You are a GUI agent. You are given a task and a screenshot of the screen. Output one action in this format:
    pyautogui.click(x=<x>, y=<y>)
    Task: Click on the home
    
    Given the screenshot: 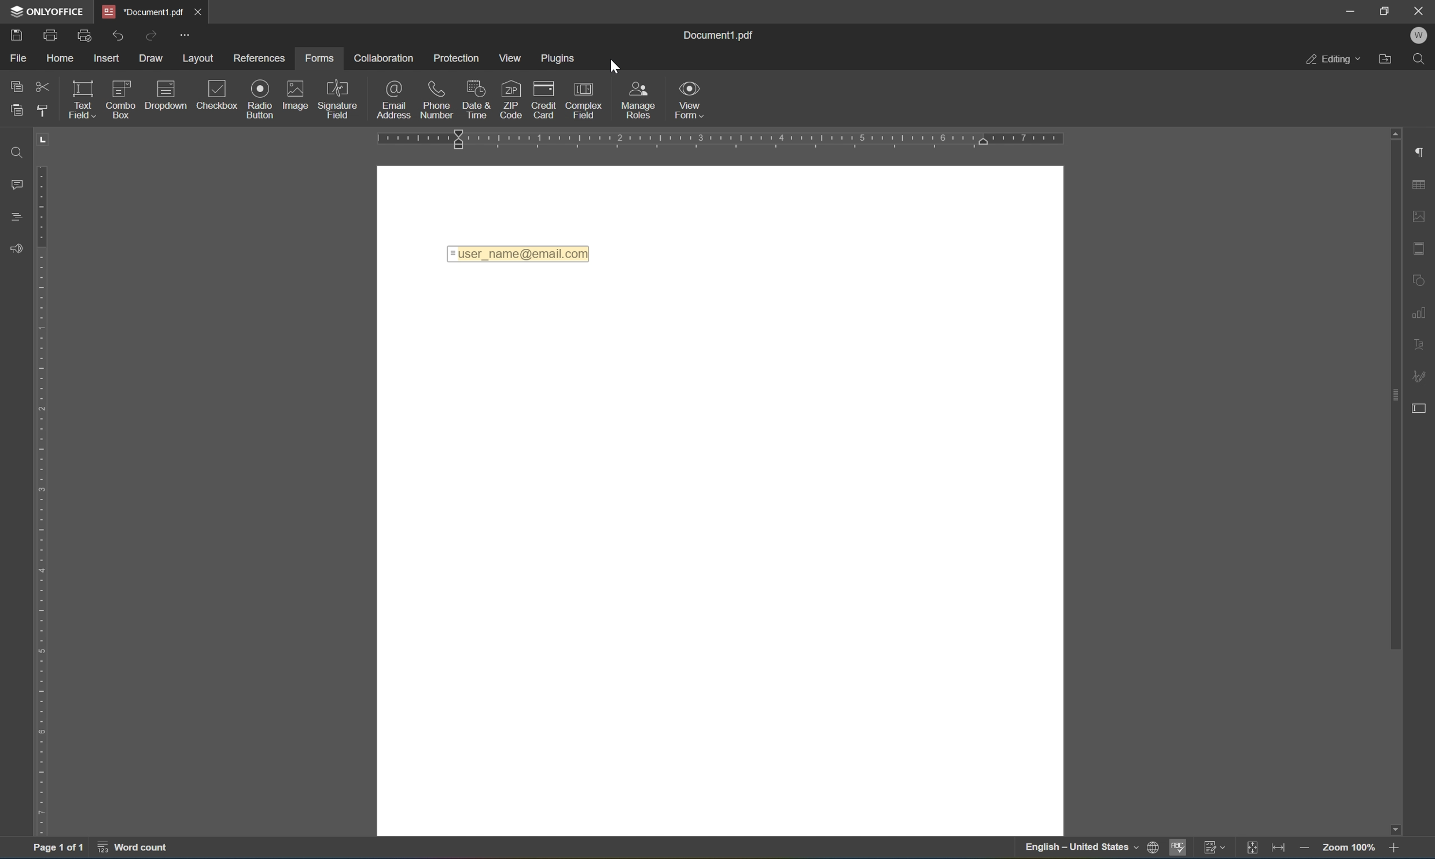 What is the action you would take?
    pyautogui.click(x=63, y=58)
    